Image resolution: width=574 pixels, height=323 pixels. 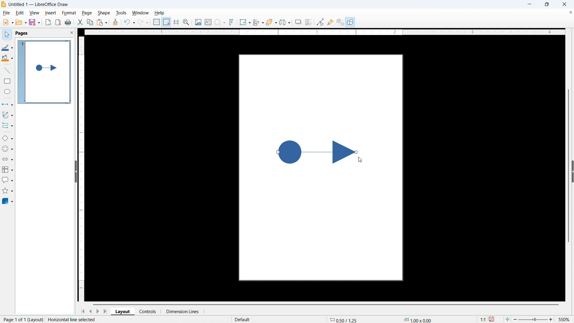 I want to click on Zoom , so click(x=186, y=22).